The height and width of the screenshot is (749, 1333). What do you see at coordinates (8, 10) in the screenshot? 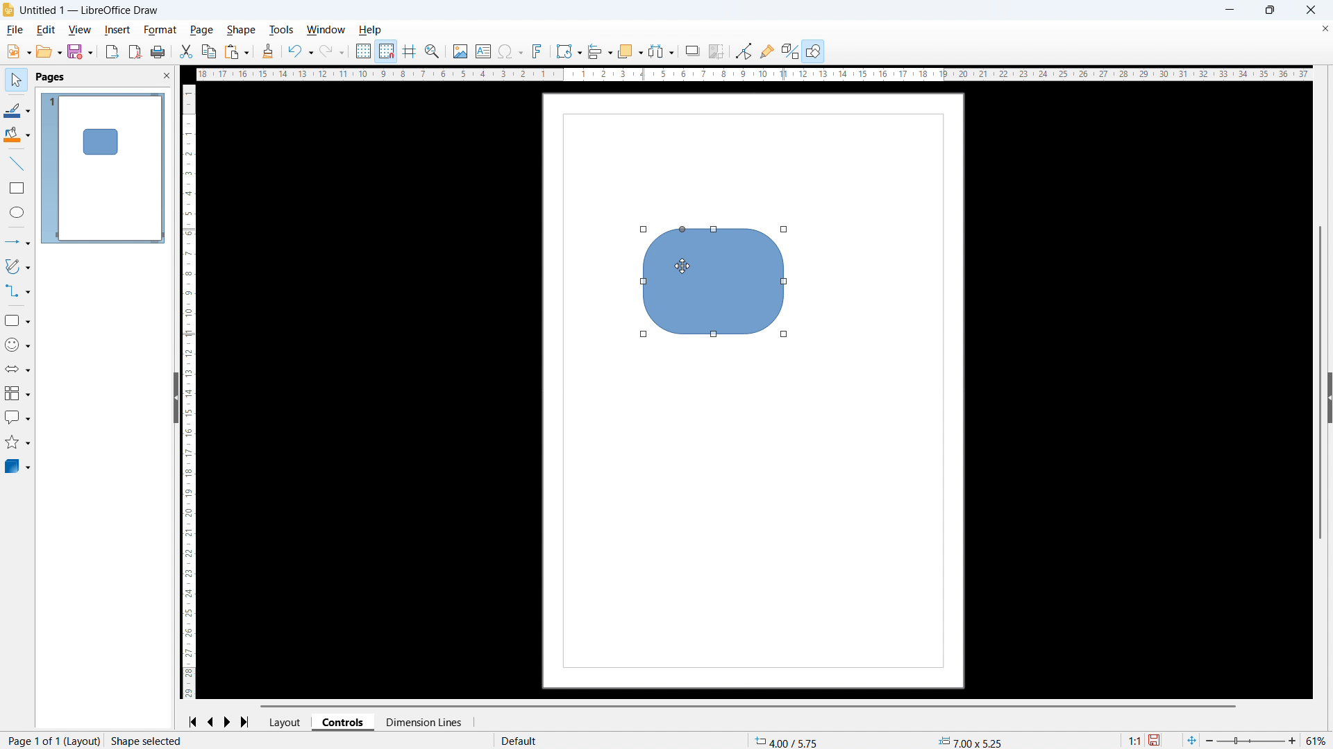
I see `Logo ` at bounding box center [8, 10].